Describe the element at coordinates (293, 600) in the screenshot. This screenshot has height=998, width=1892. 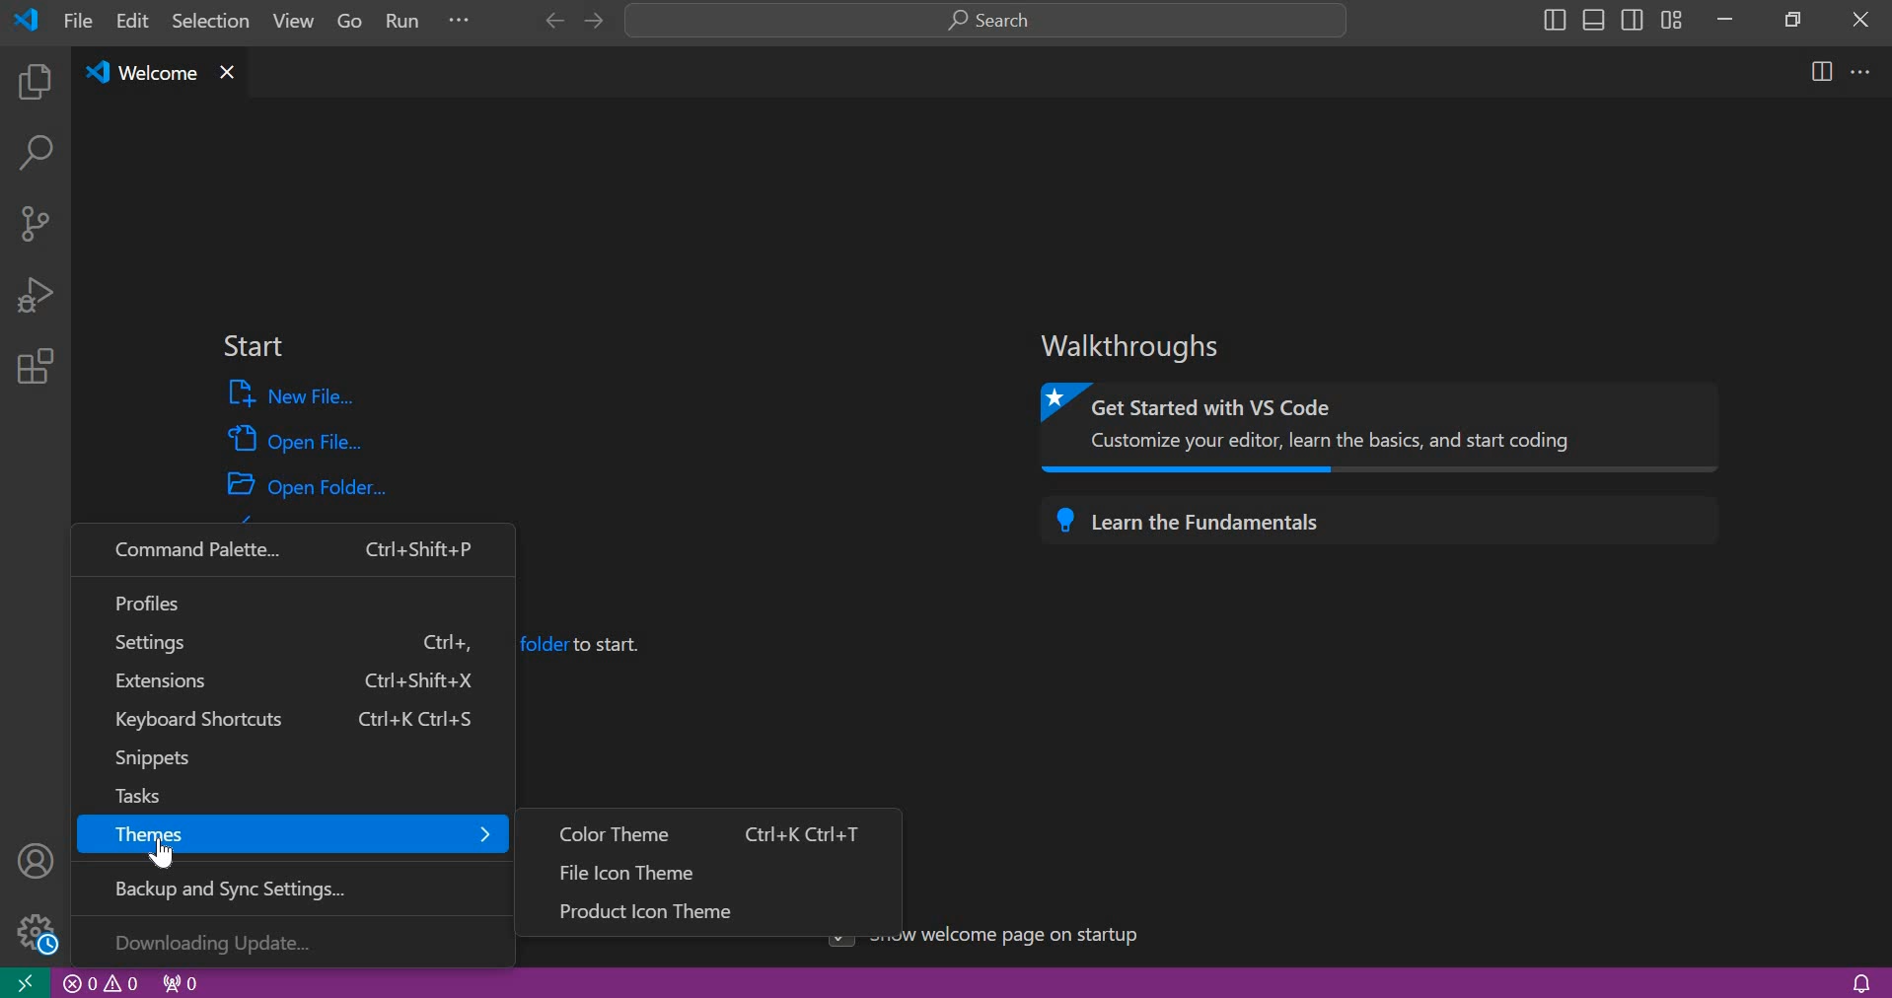
I see `profiles` at that location.